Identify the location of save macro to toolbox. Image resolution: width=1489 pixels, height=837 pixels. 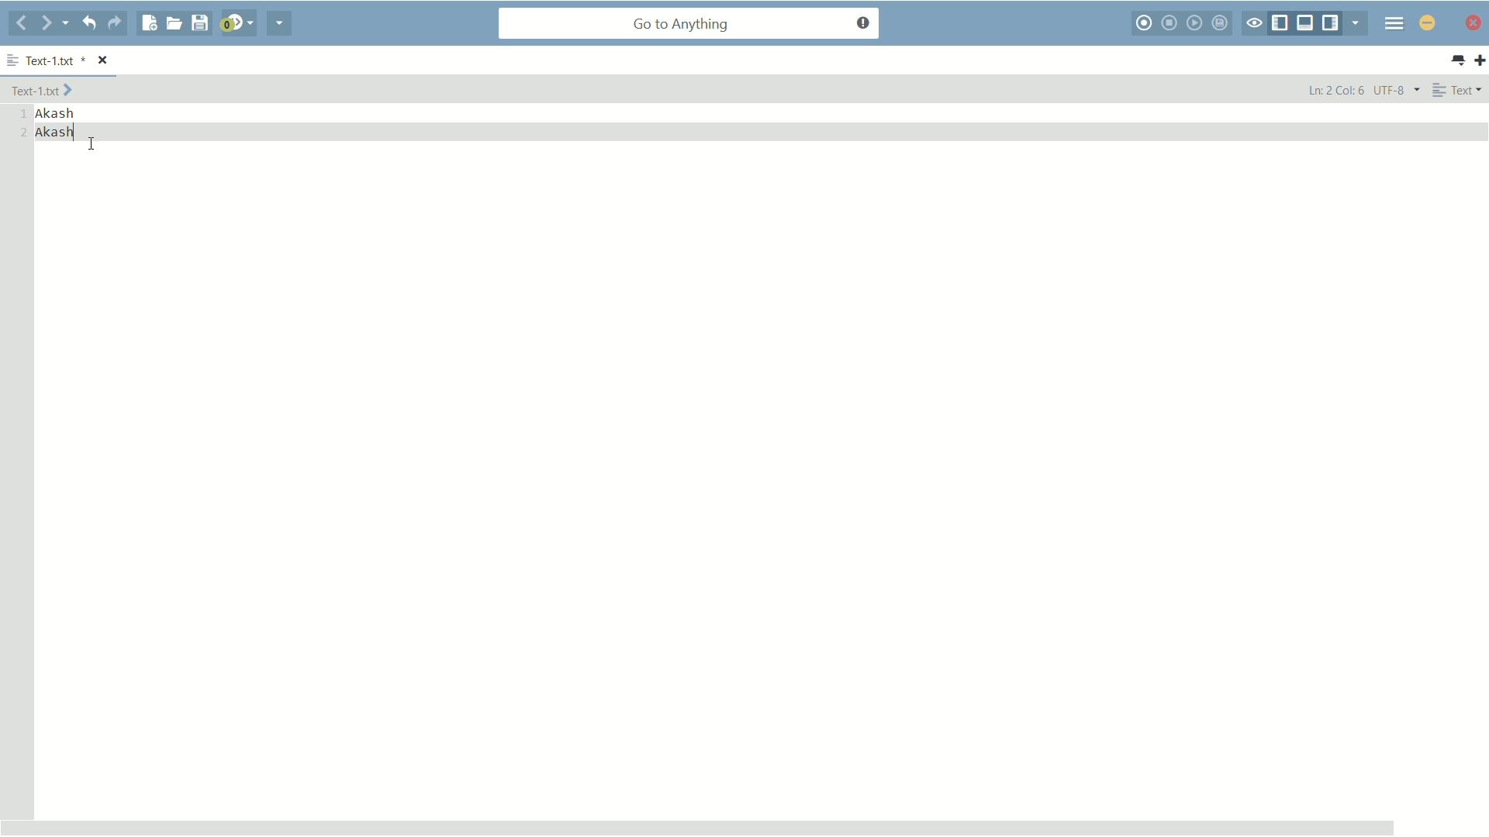
(1221, 23).